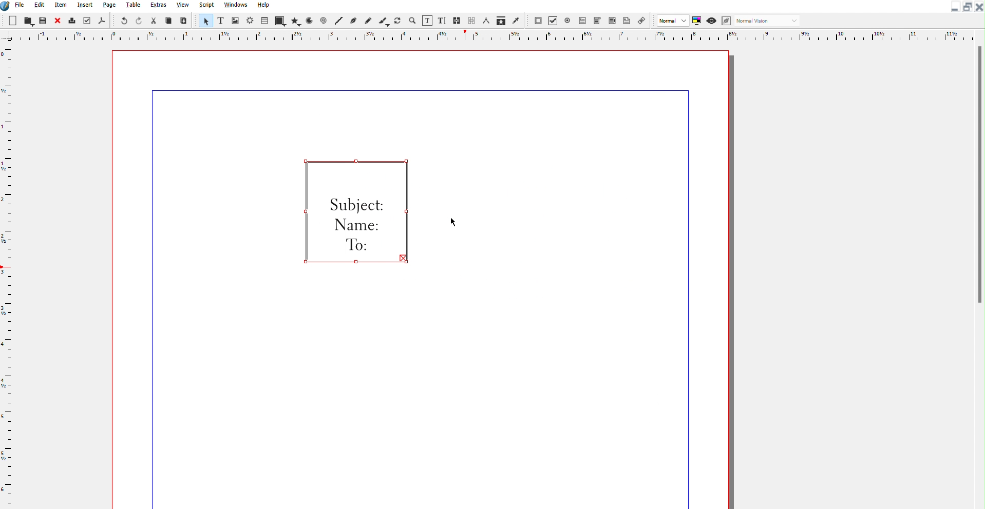 The image size is (985, 509). I want to click on Help, so click(263, 6).